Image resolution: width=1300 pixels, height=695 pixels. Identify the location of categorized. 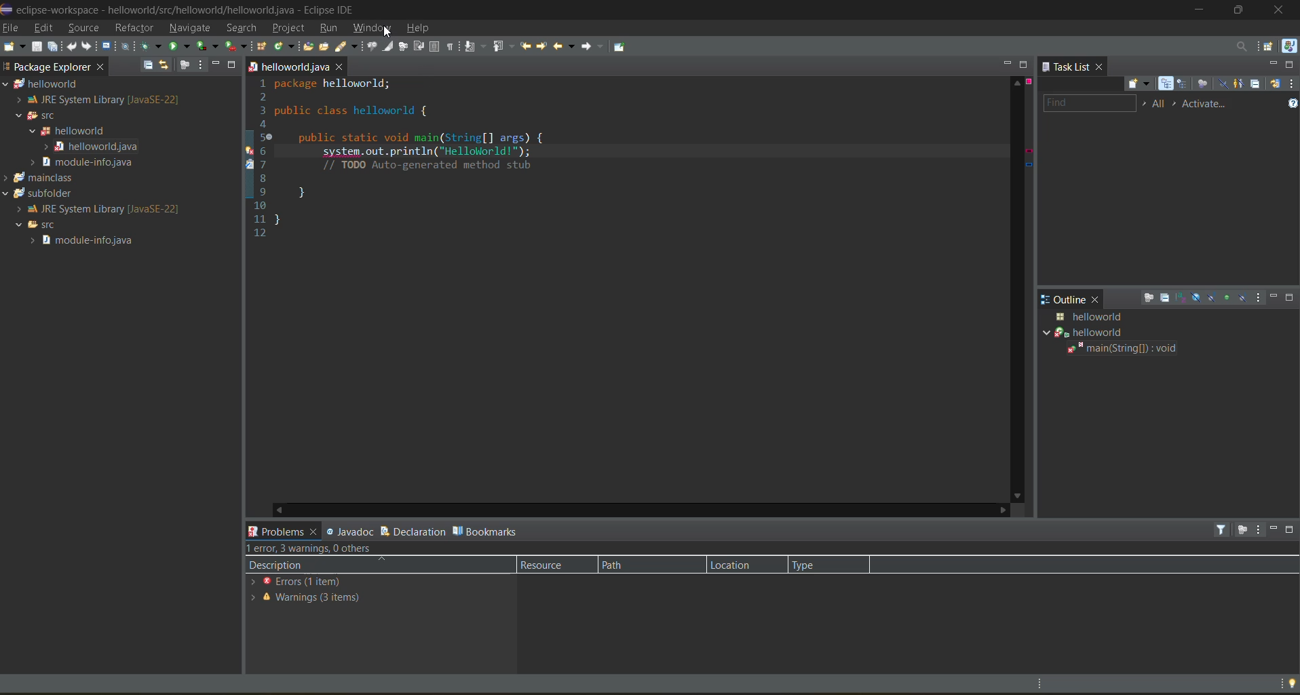
(1166, 82).